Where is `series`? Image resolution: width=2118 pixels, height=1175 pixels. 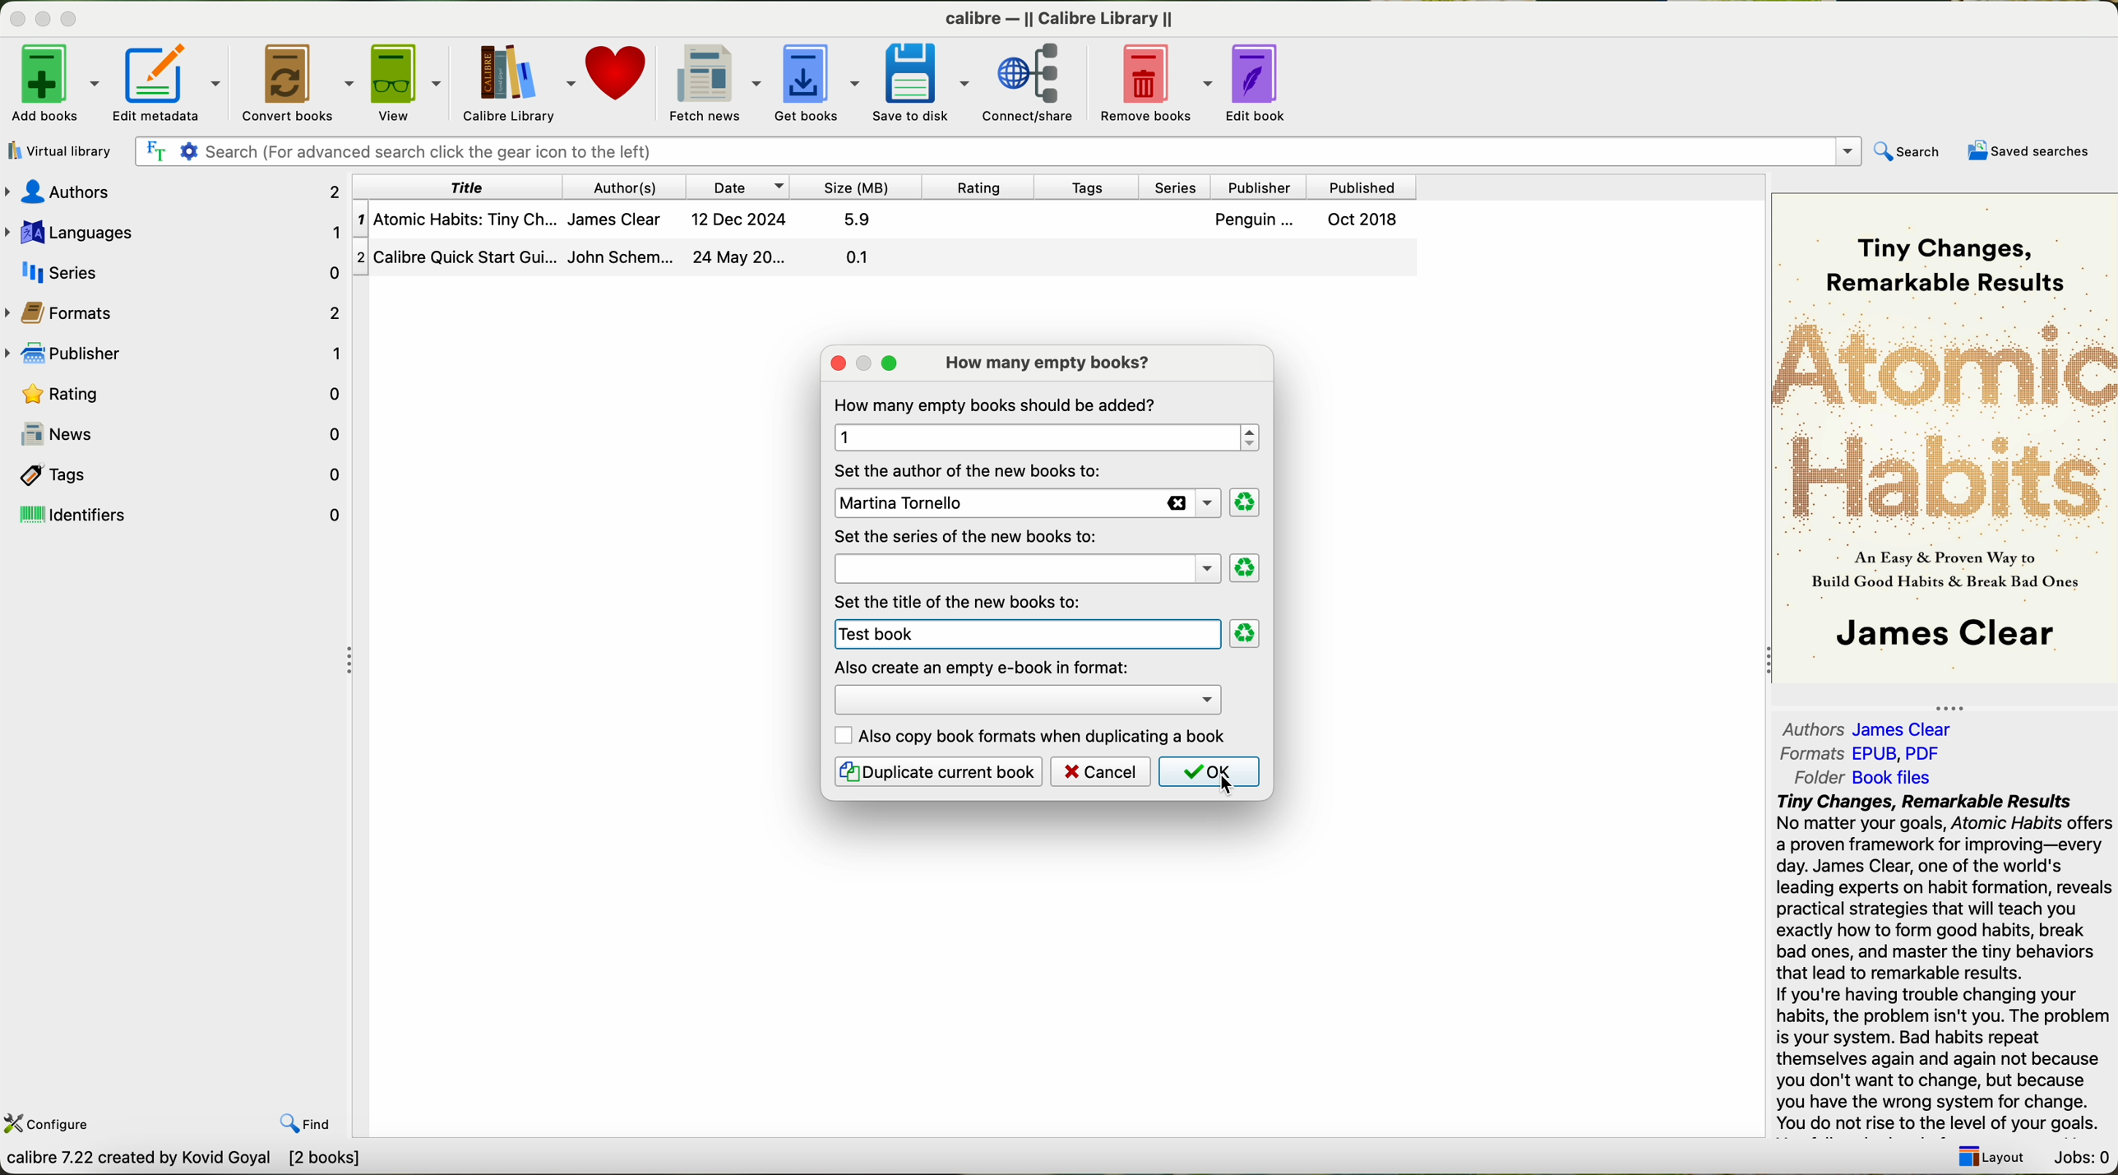
series is located at coordinates (1186, 187).